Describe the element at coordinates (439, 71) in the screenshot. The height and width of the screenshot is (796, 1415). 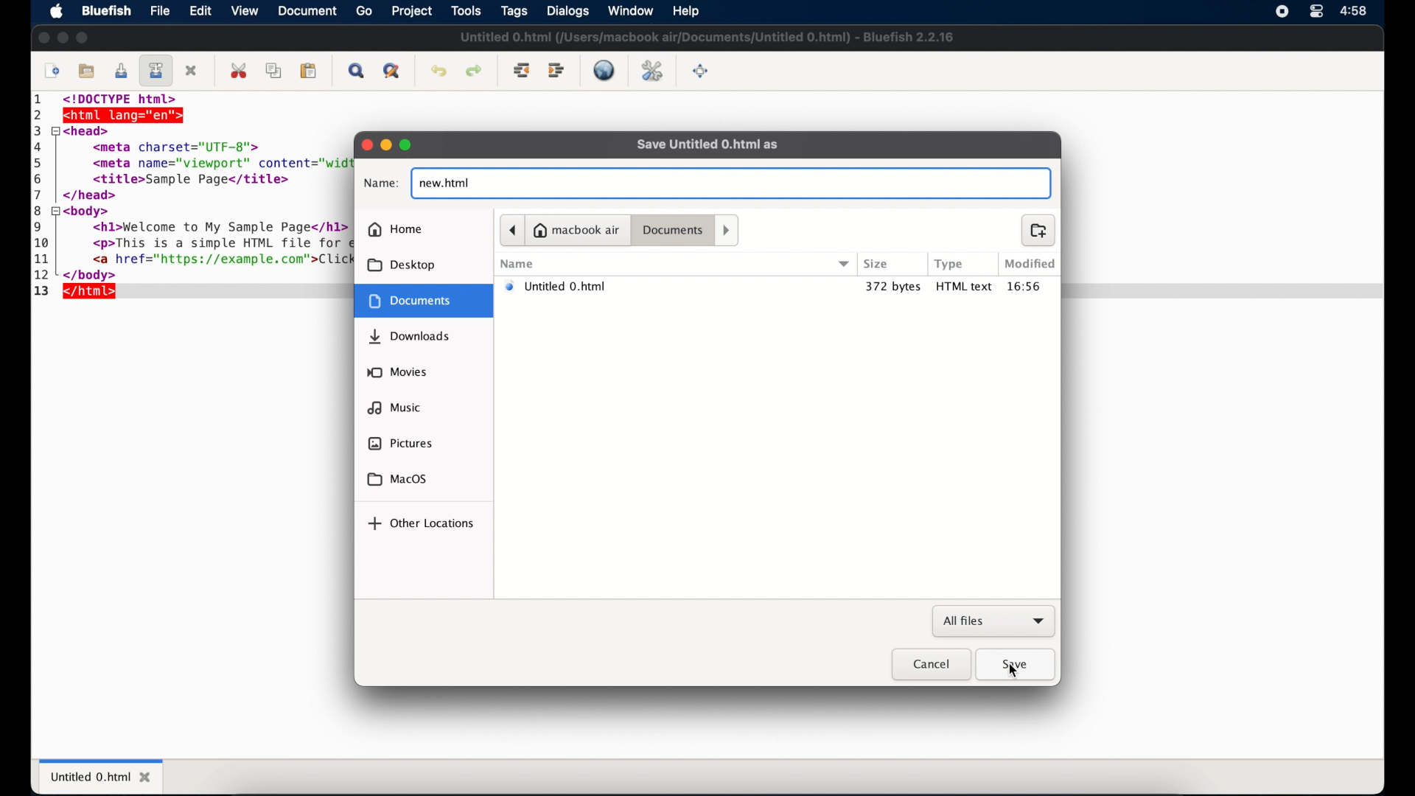
I see `undo` at that location.